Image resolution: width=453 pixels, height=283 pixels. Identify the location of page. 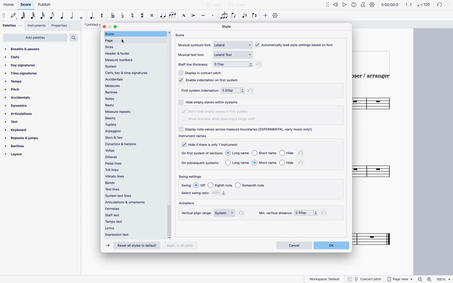
(135, 41).